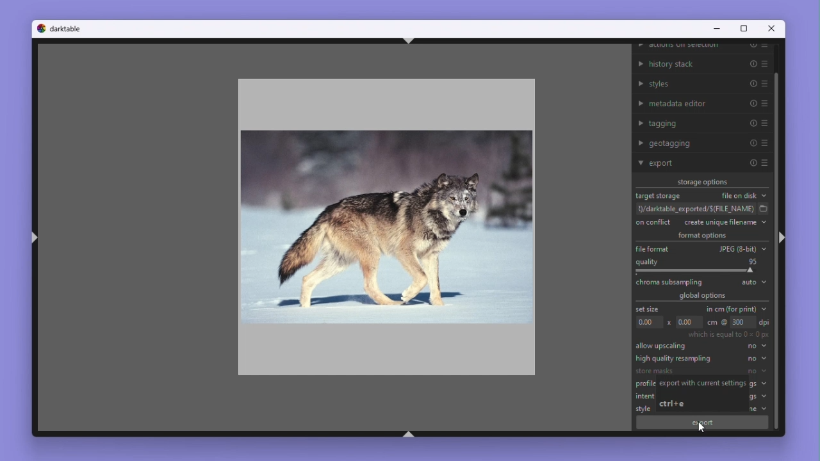 Image resolution: width=820 pixels, height=461 pixels. Describe the element at coordinates (701, 143) in the screenshot. I see `Geo tagging` at that location.